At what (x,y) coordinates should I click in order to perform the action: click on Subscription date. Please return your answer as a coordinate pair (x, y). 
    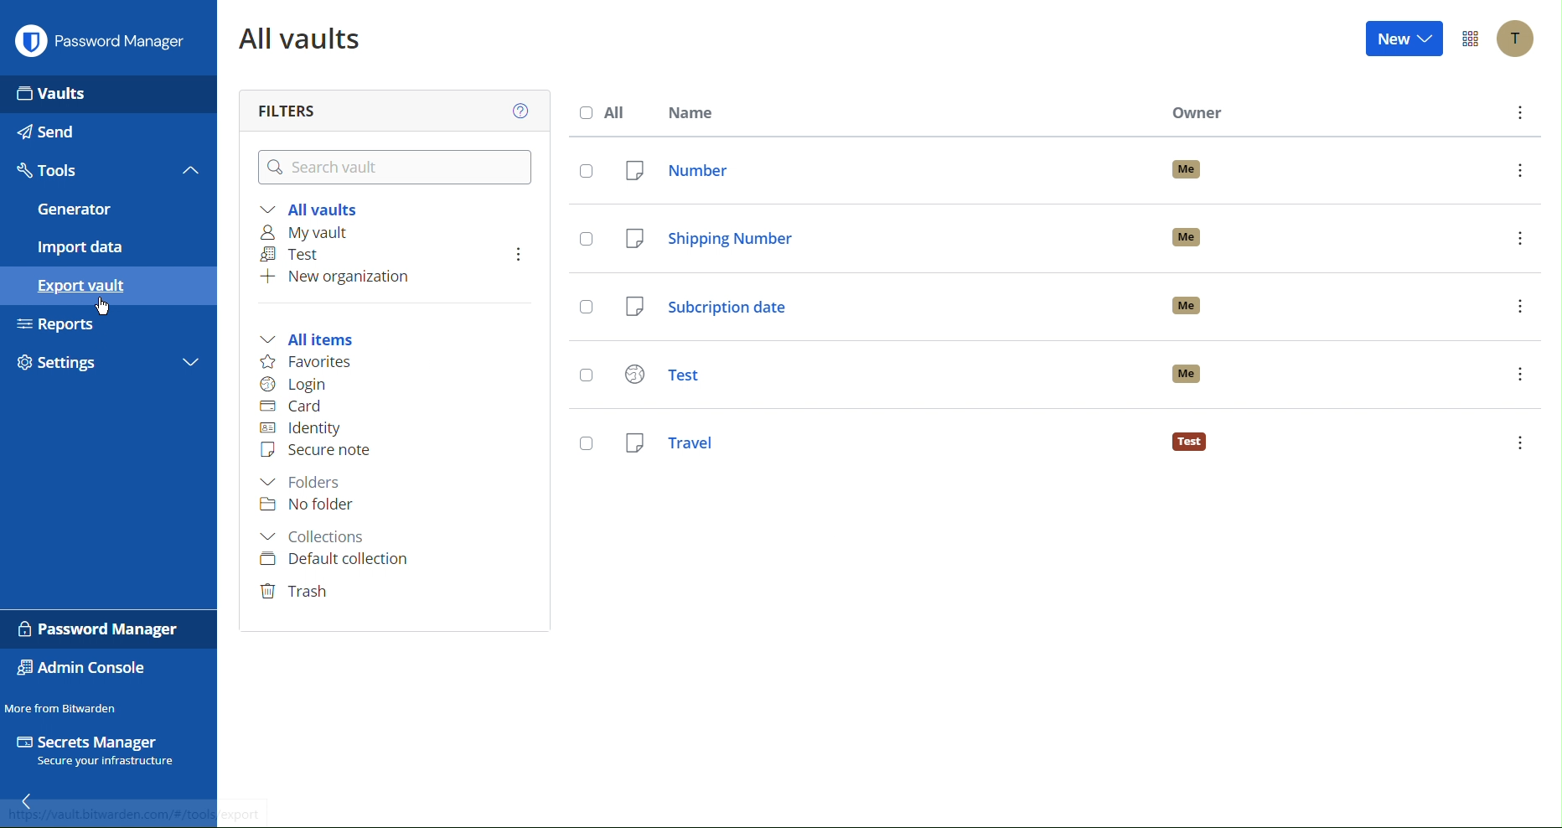
    Looking at the image, I should click on (910, 306).